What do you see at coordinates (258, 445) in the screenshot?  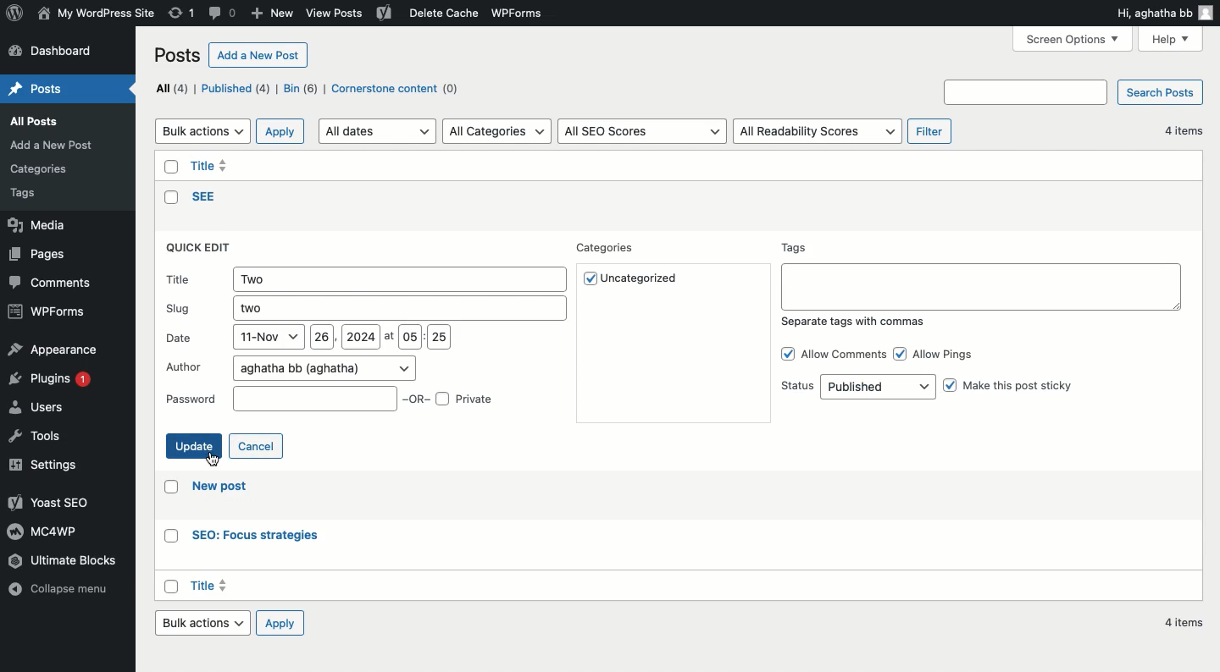 I see `Cancel` at bounding box center [258, 445].